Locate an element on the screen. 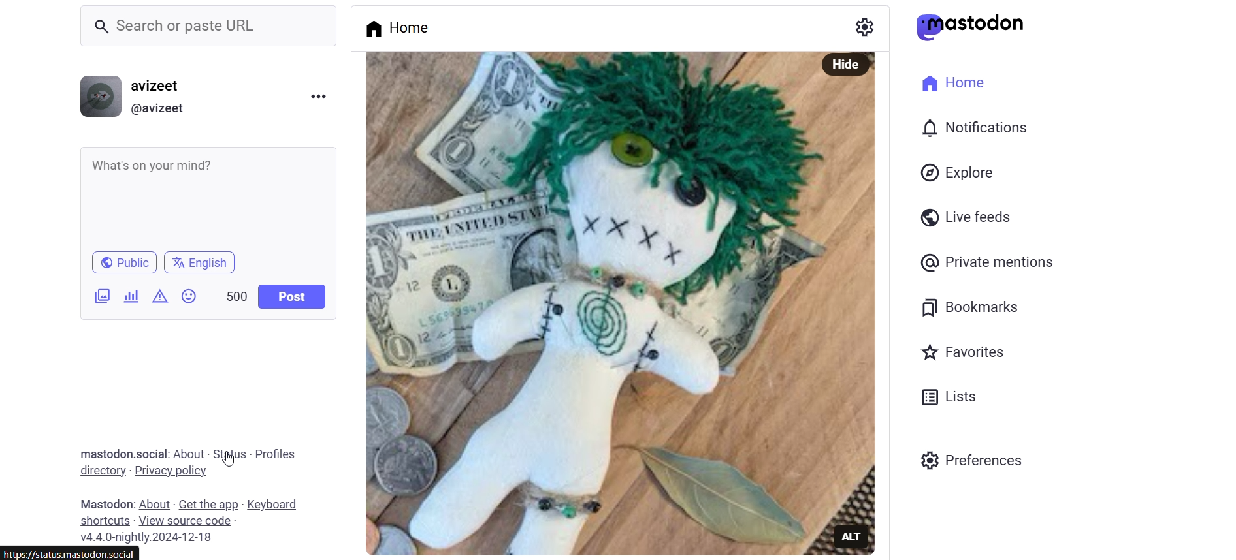 This screenshot has width=1236, height=560. view source code is located at coordinates (188, 520).